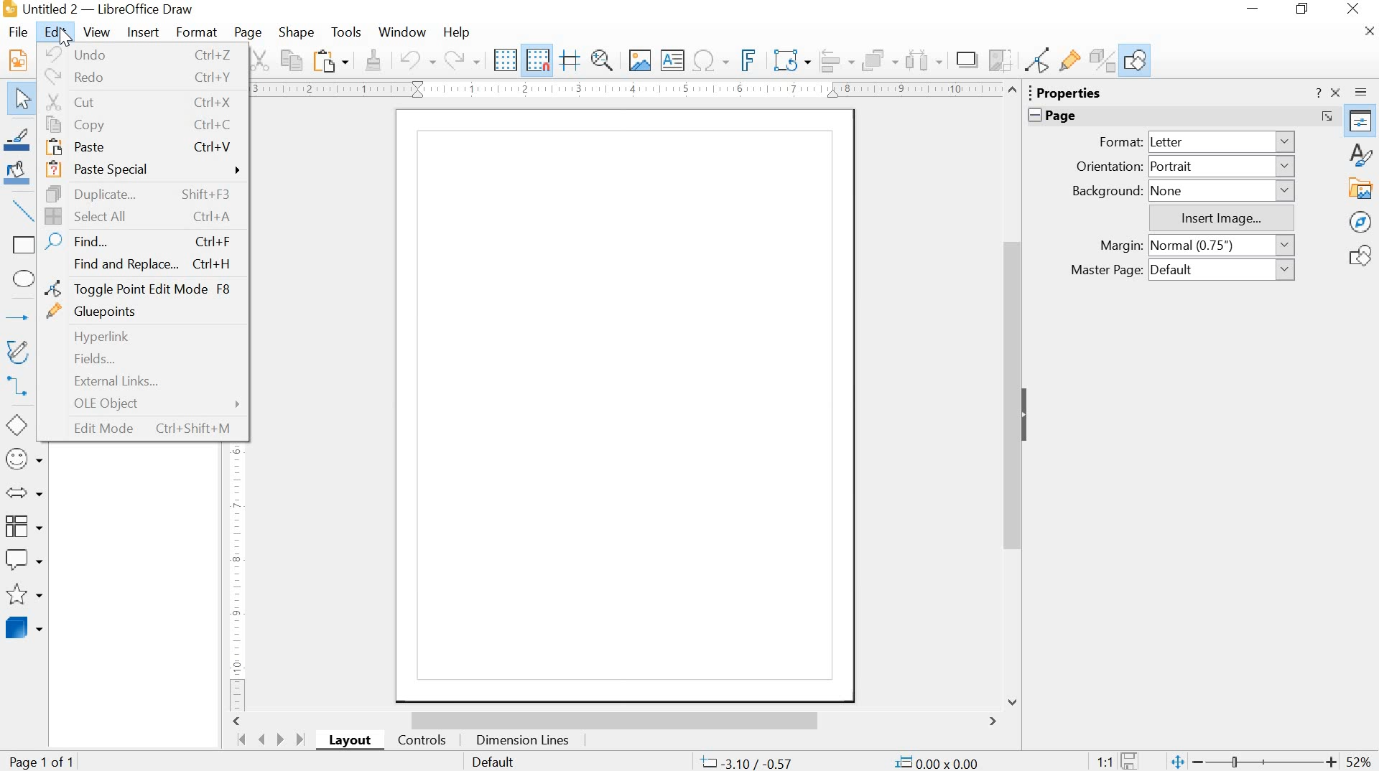 The width and height of the screenshot is (1379, 771). What do you see at coordinates (143, 403) in the screenshot?
I see `ole object` at bounding box center [143, 403].